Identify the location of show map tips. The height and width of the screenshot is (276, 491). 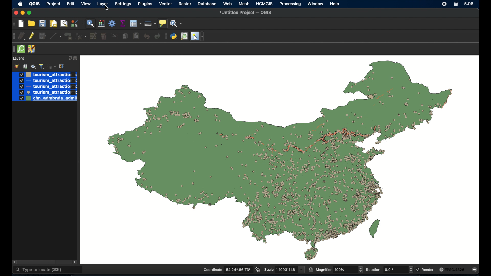
(163, 23).